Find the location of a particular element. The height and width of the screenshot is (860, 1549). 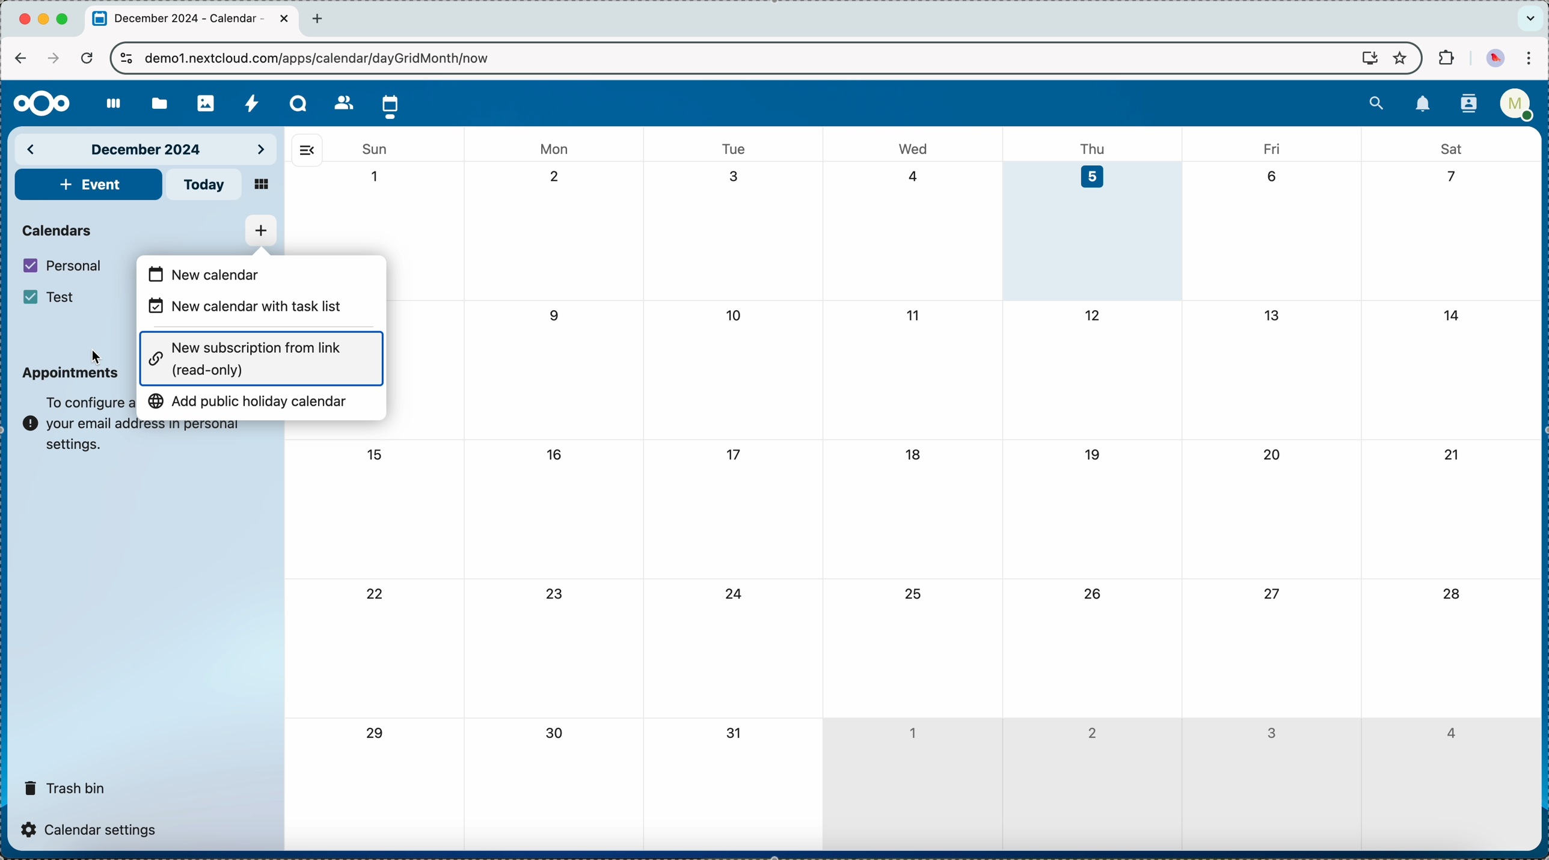

new tab is located at coordinates (321, 19).